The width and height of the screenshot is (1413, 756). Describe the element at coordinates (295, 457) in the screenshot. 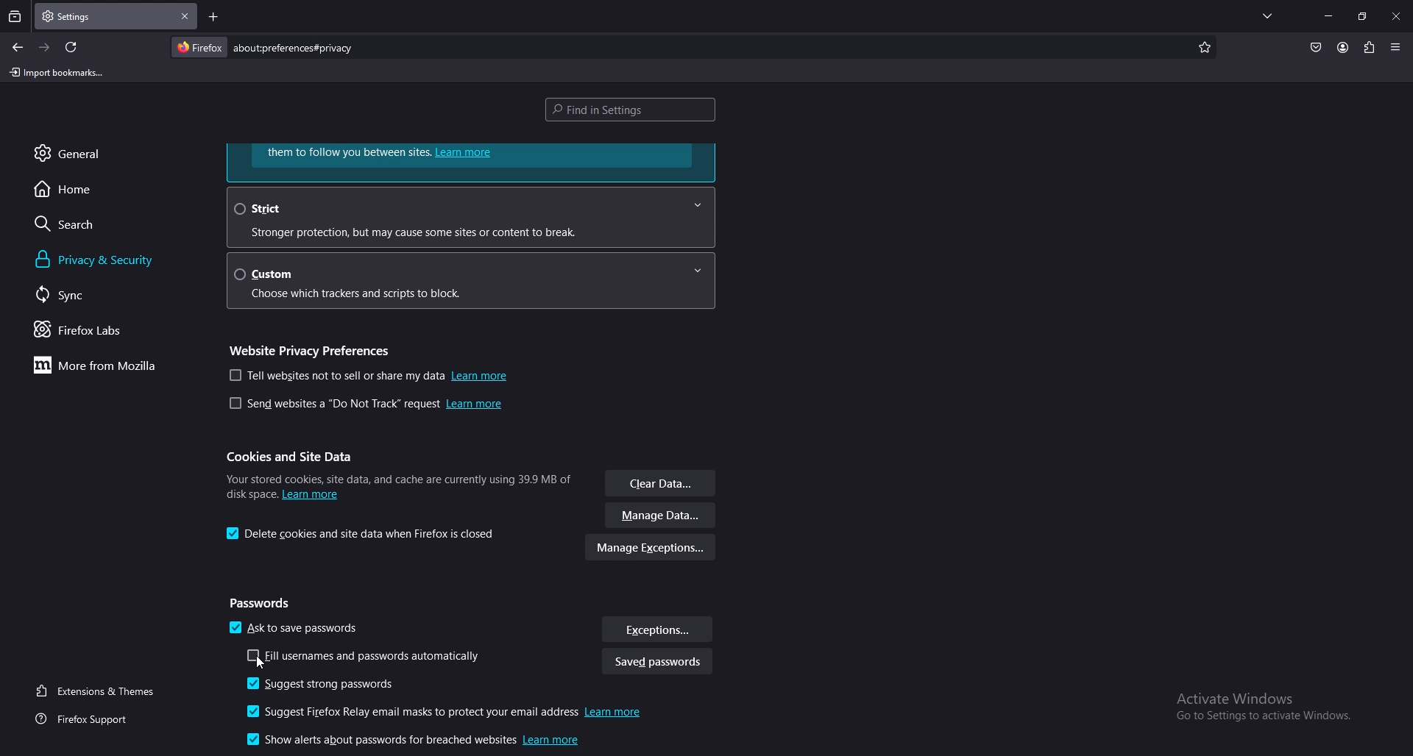

I see `cookies and site data` at that location.